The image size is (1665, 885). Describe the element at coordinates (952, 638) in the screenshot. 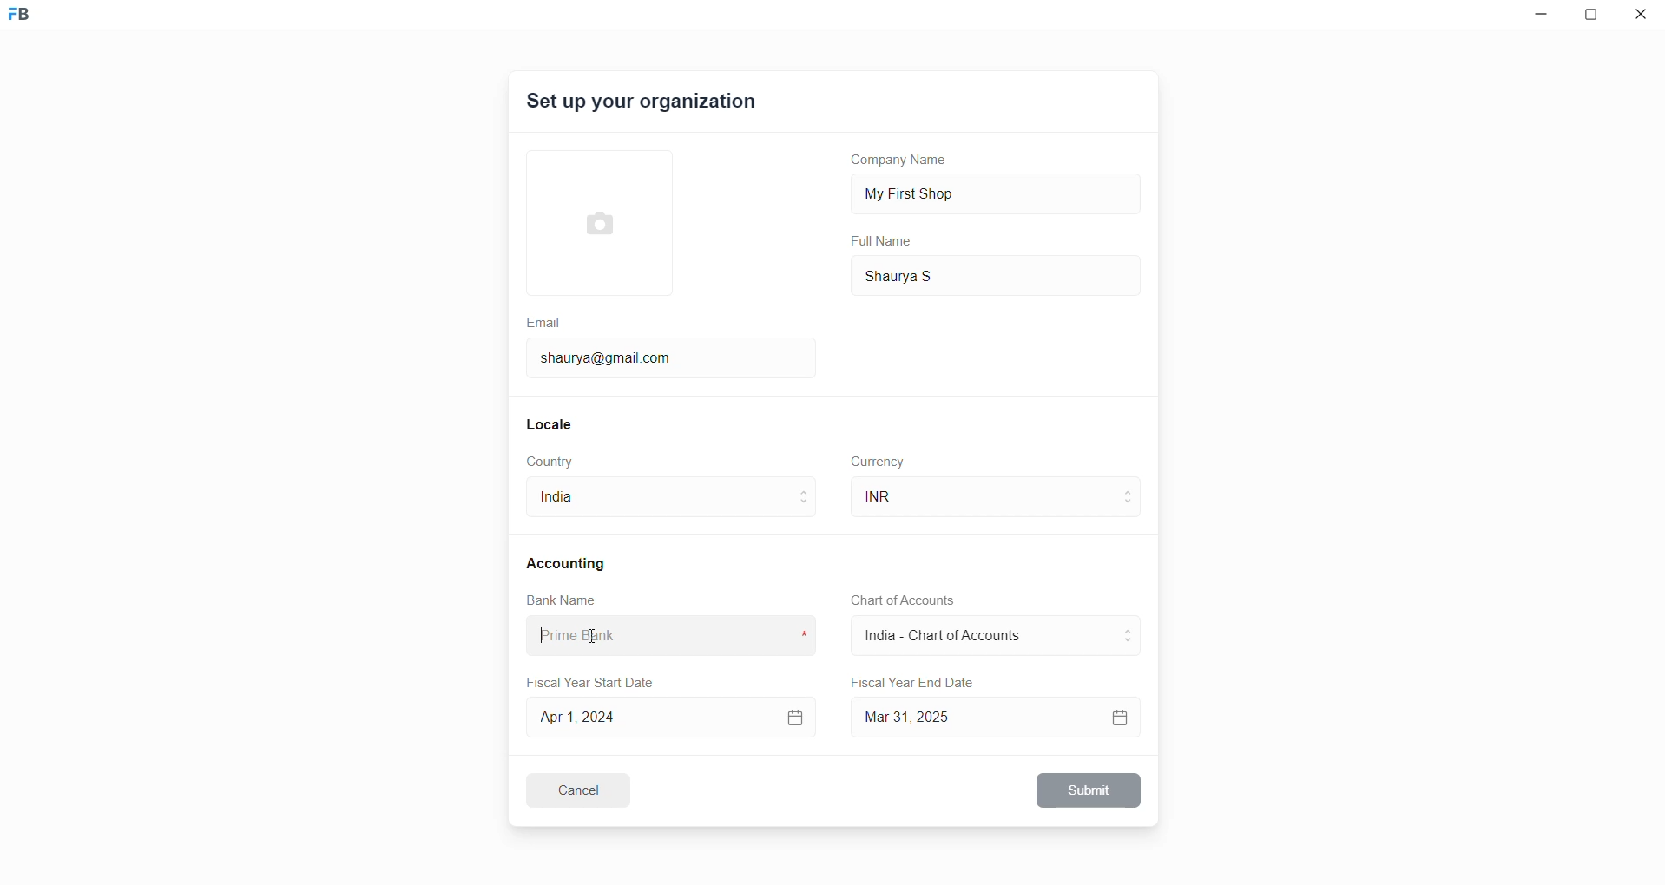

I see `India - Chart of Account` at that location.